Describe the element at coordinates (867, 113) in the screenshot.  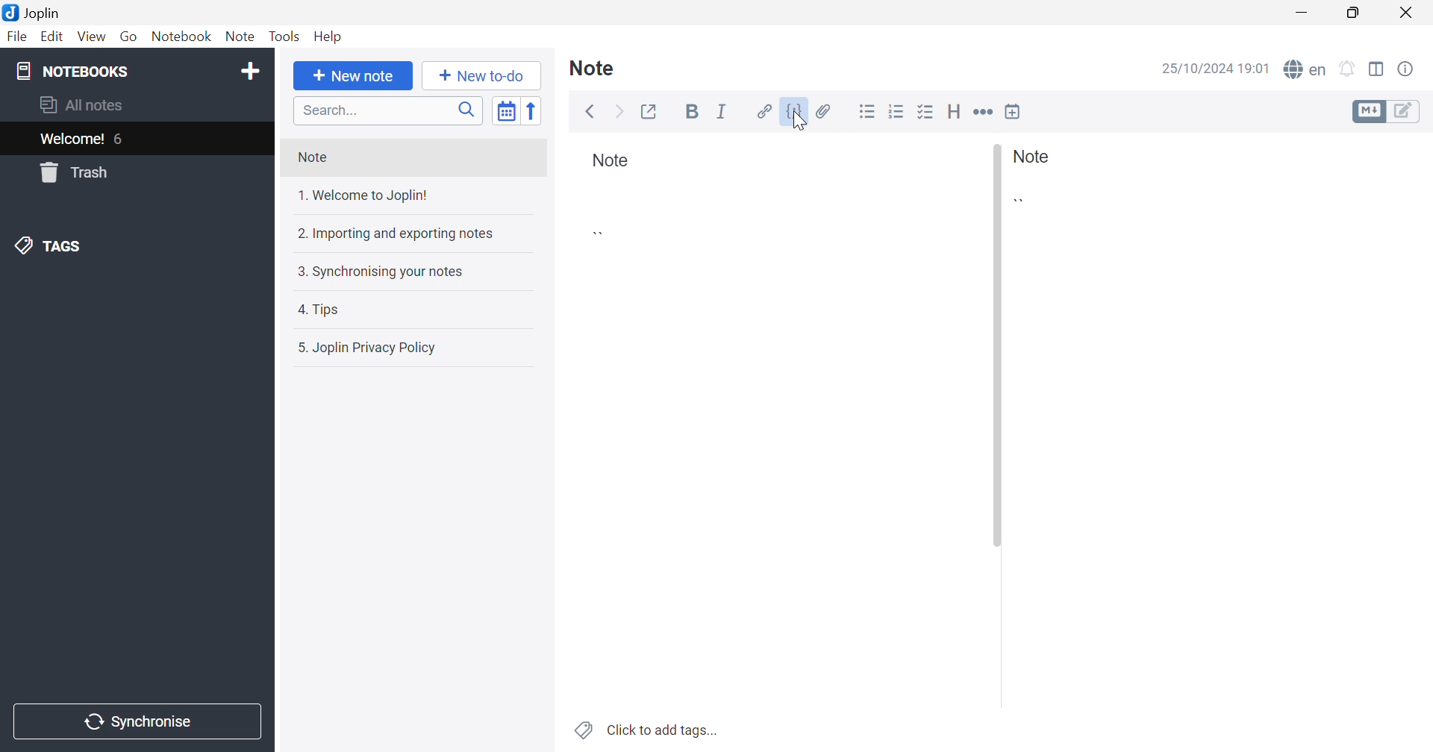
I see `Bulleted List` at that location.